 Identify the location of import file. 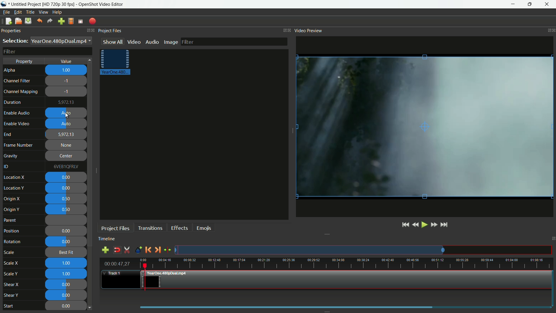
(61, 21).